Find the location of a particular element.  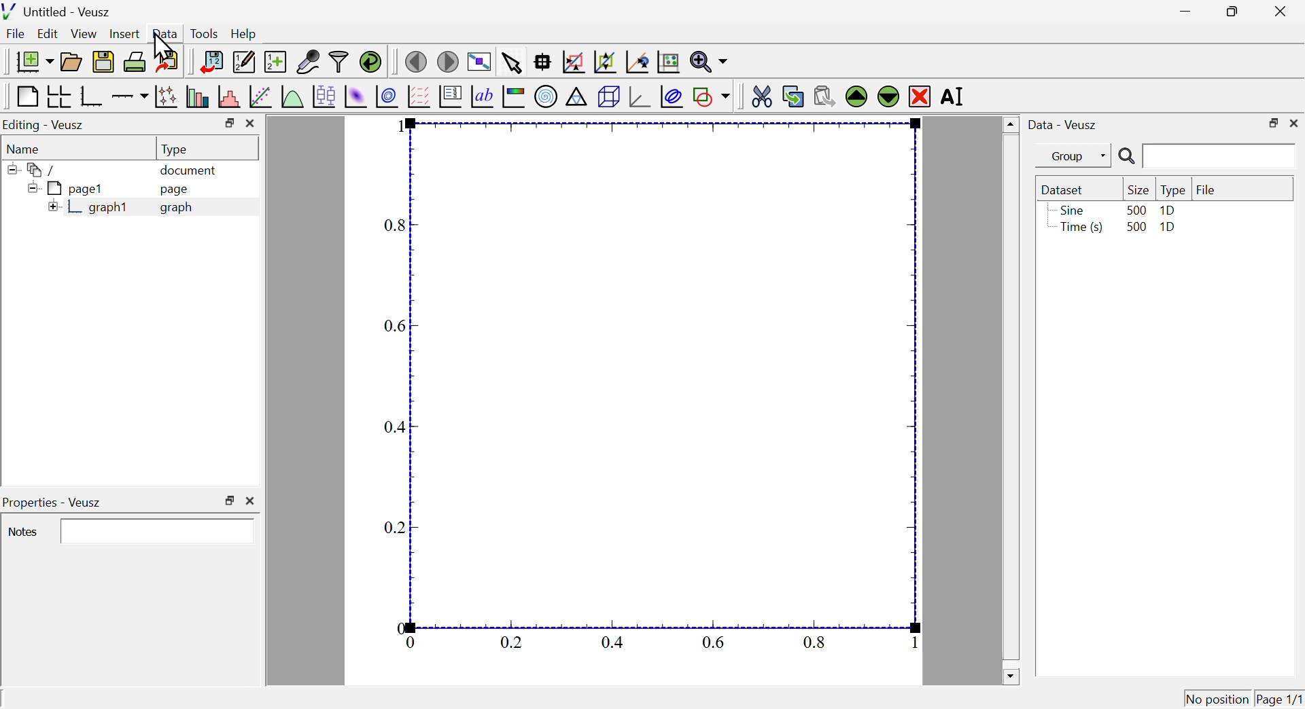

minimize is located at coordinates (1181, 12).